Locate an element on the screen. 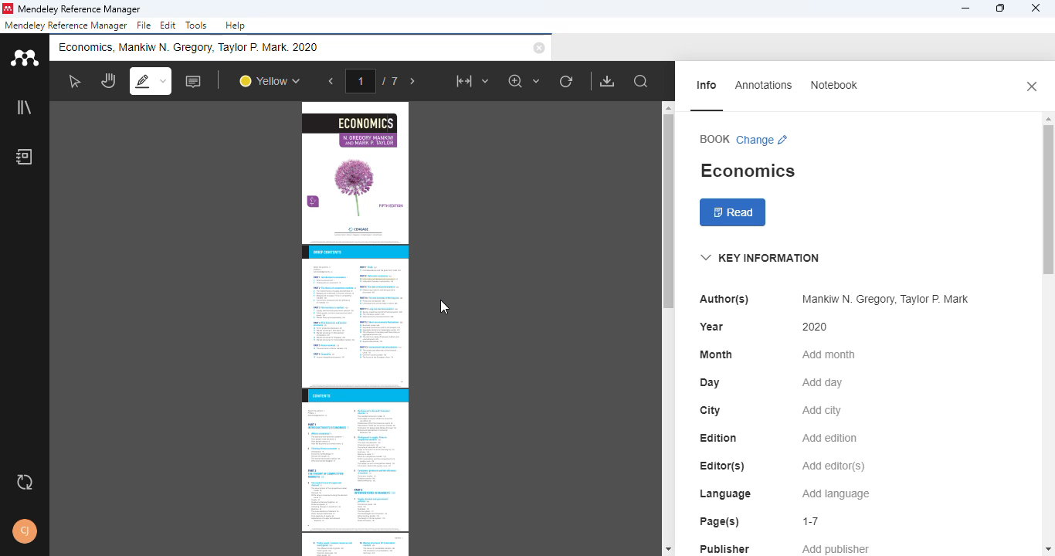 The width and height of the screenshot is (1055, 556). vertical scroll bar is located at coordinates (1048, 184).